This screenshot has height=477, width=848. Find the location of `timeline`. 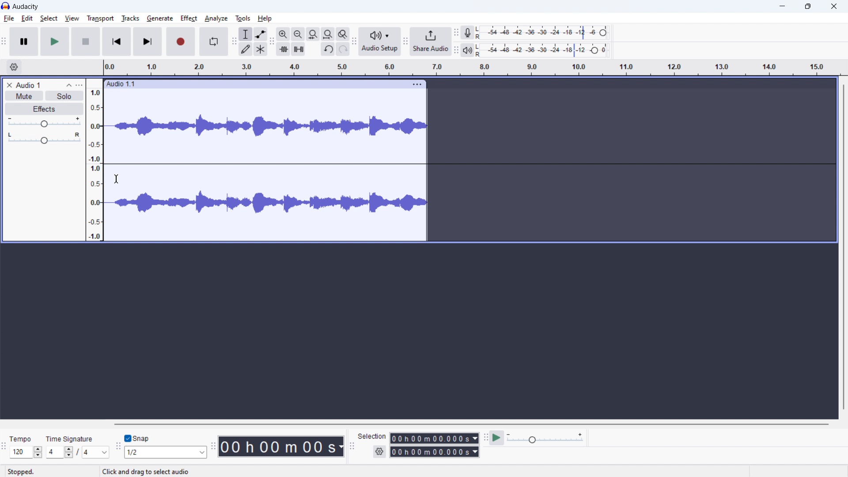

timeline is located at coordinates (470, 67).